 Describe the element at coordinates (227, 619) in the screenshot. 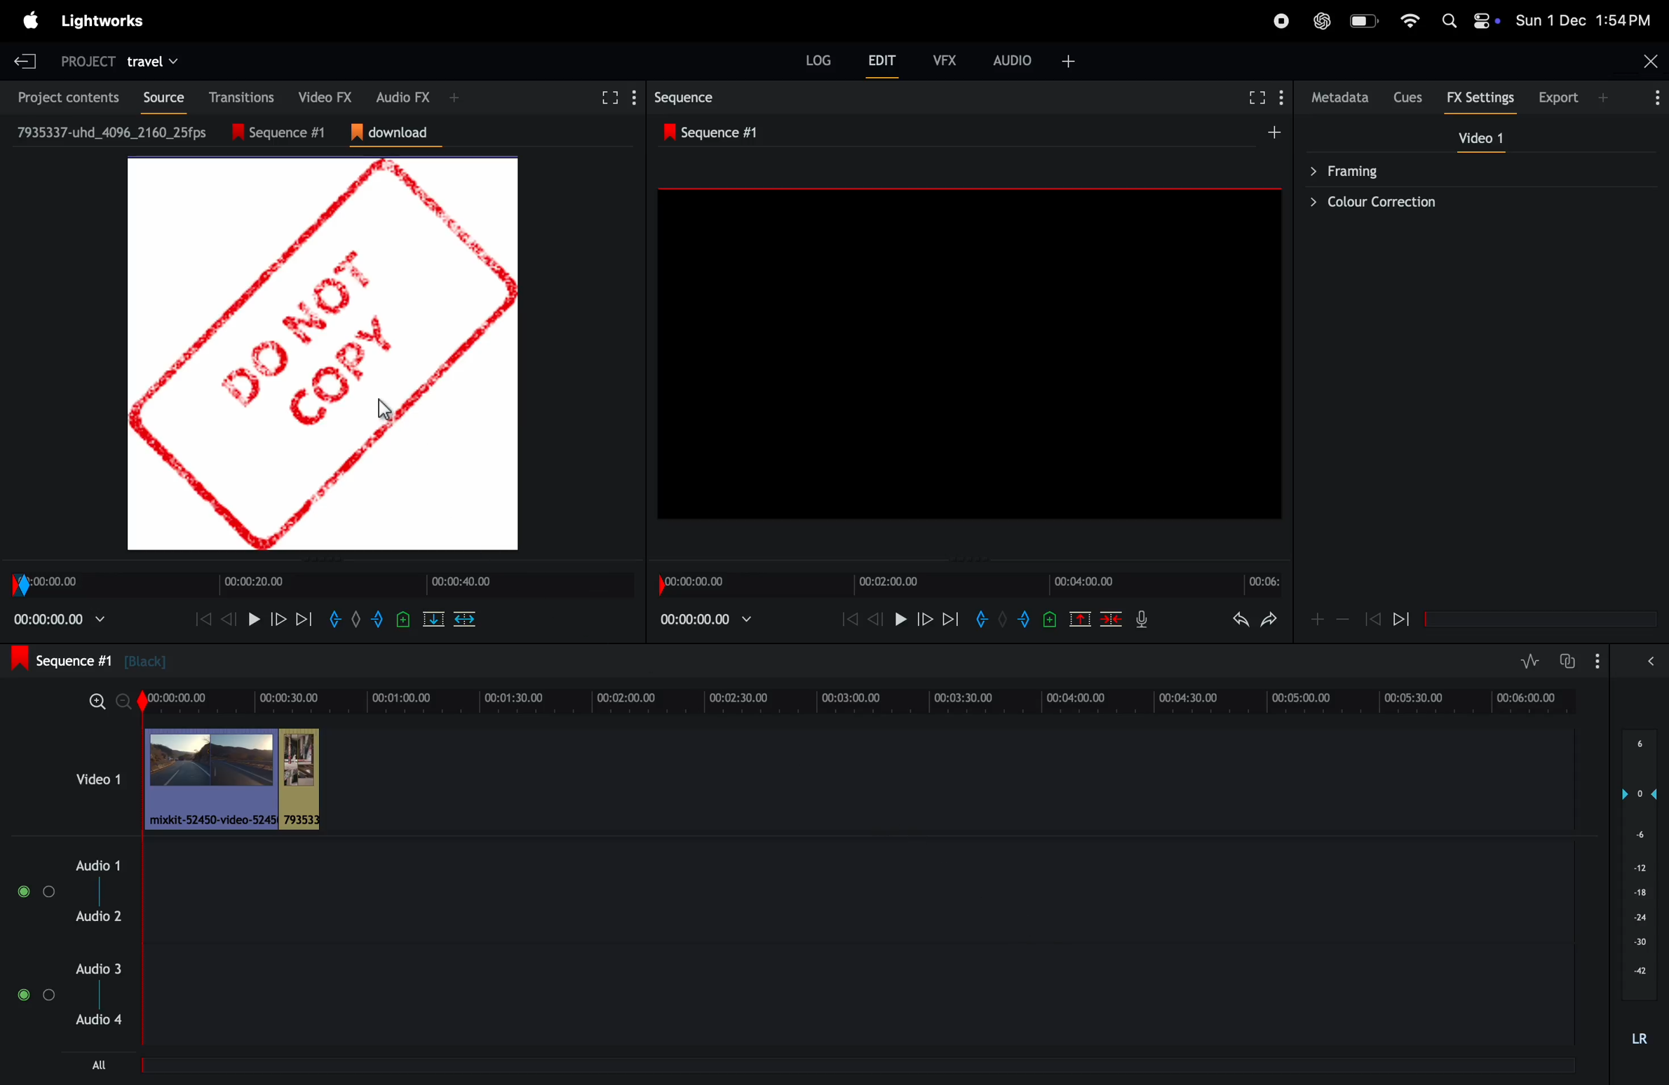

I see `rewind` at that location.